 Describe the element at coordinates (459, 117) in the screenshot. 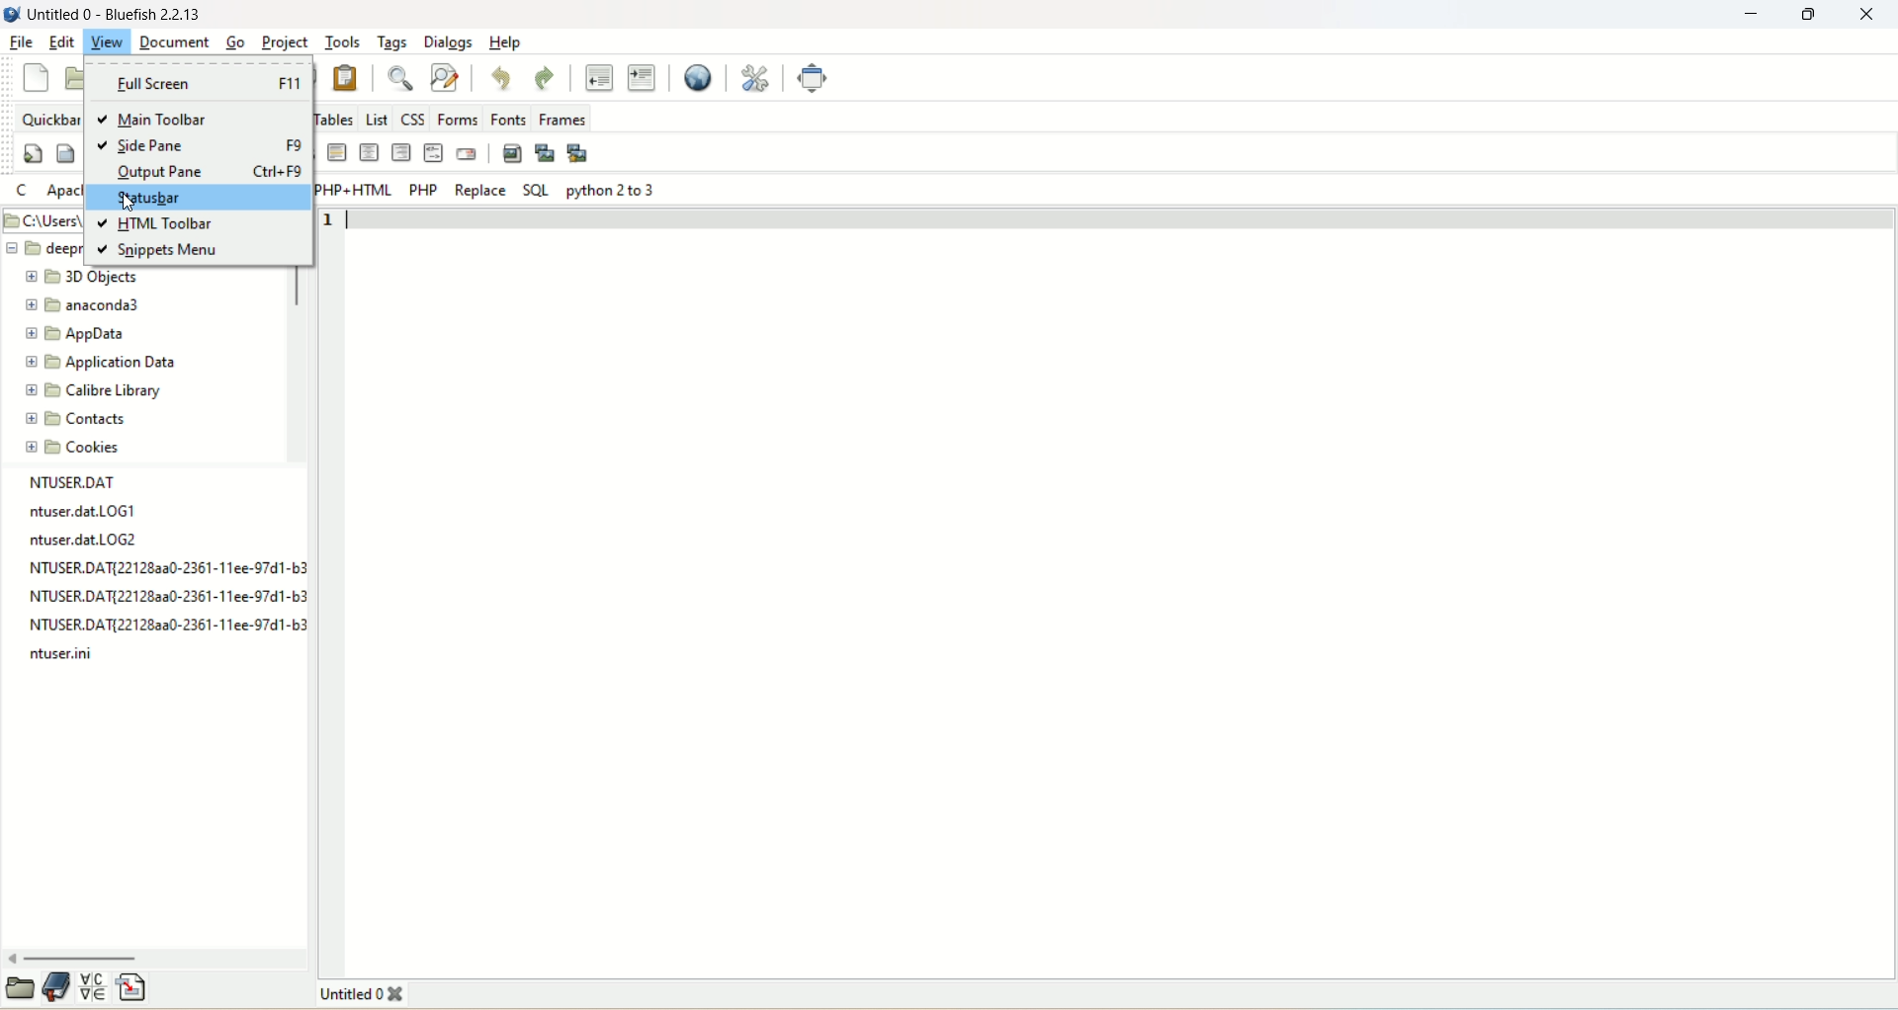

I see `forms` at that location.